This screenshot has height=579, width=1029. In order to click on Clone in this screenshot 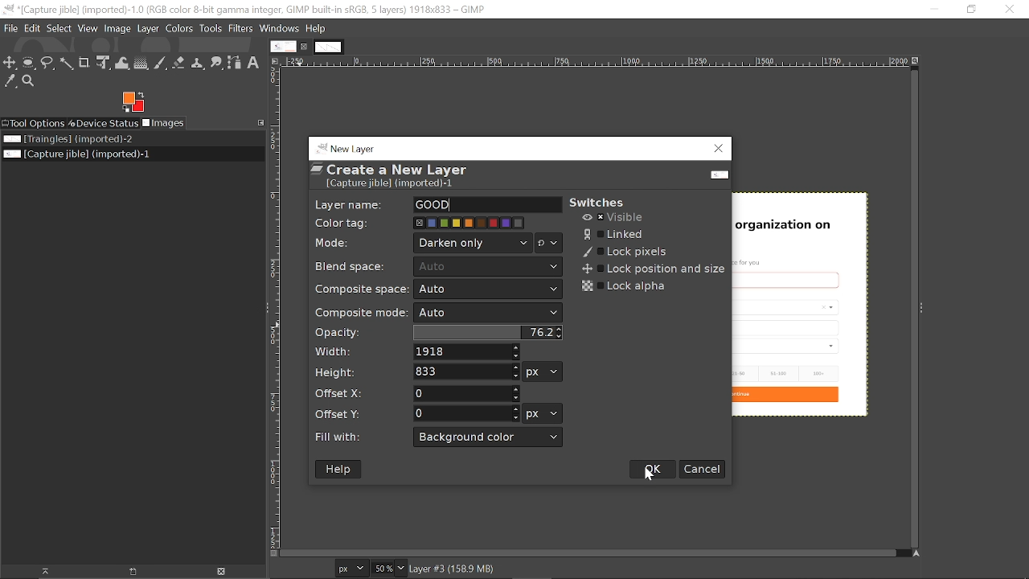, I will do `click(199, 62)`.